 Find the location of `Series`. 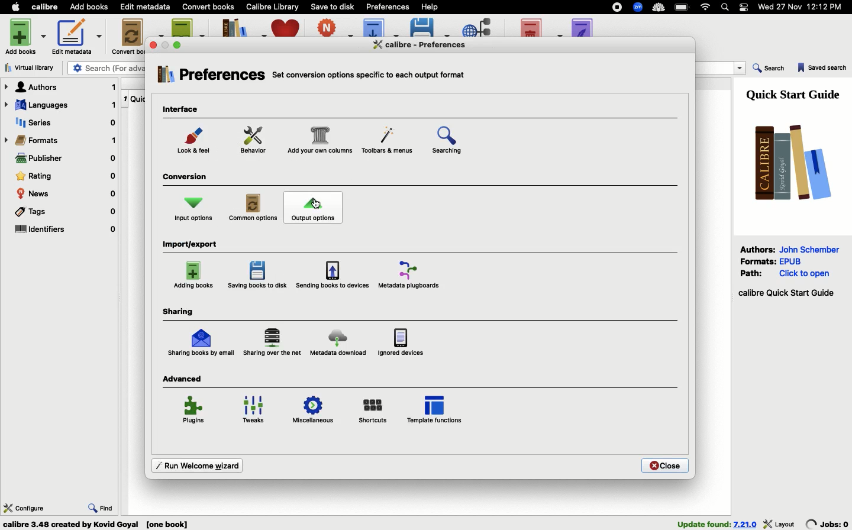

Series is located at coordinates (63, 124).